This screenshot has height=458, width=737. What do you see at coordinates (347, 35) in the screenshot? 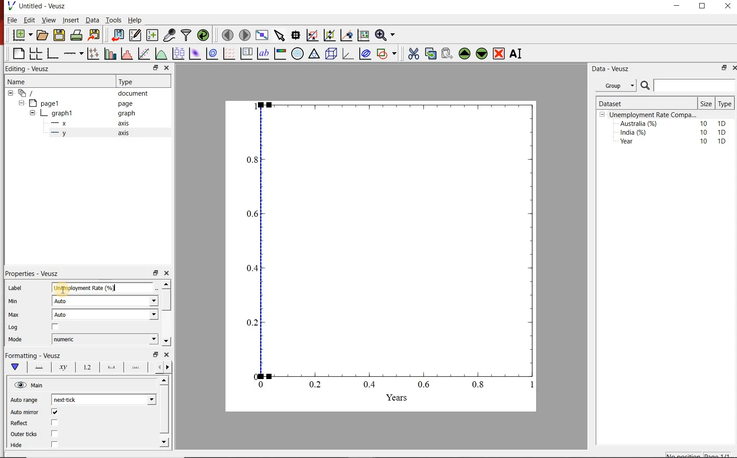
I see `click to recenter graph axes` at bounding box center [347, 35].